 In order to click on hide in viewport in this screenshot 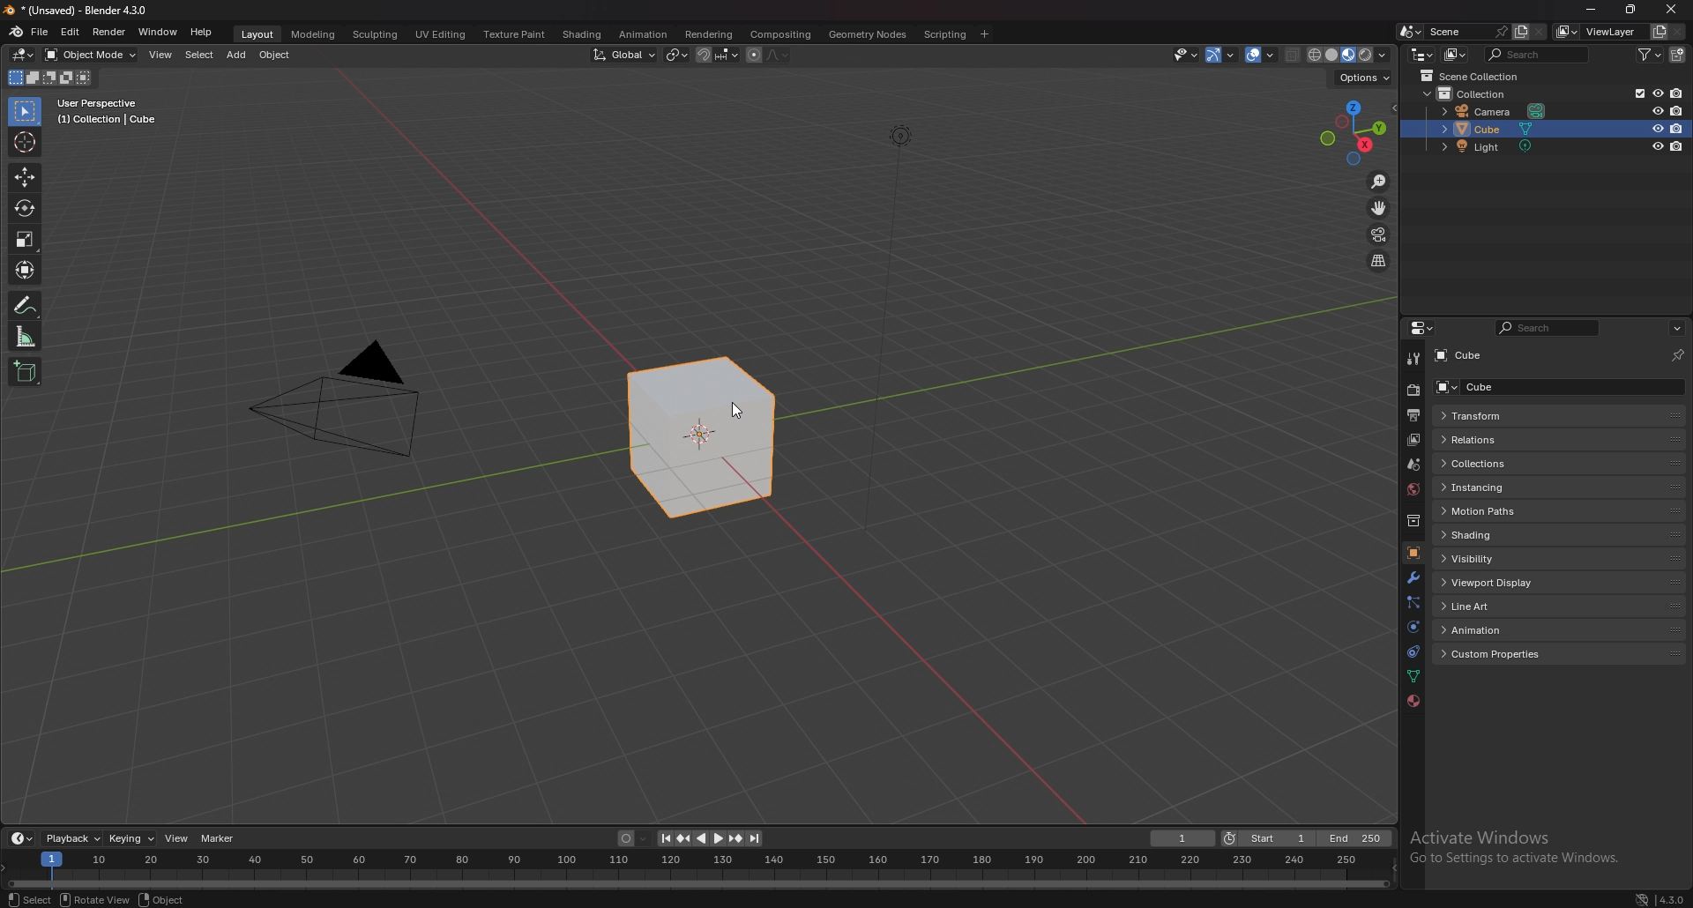, I will do `click(1658, 128)`.